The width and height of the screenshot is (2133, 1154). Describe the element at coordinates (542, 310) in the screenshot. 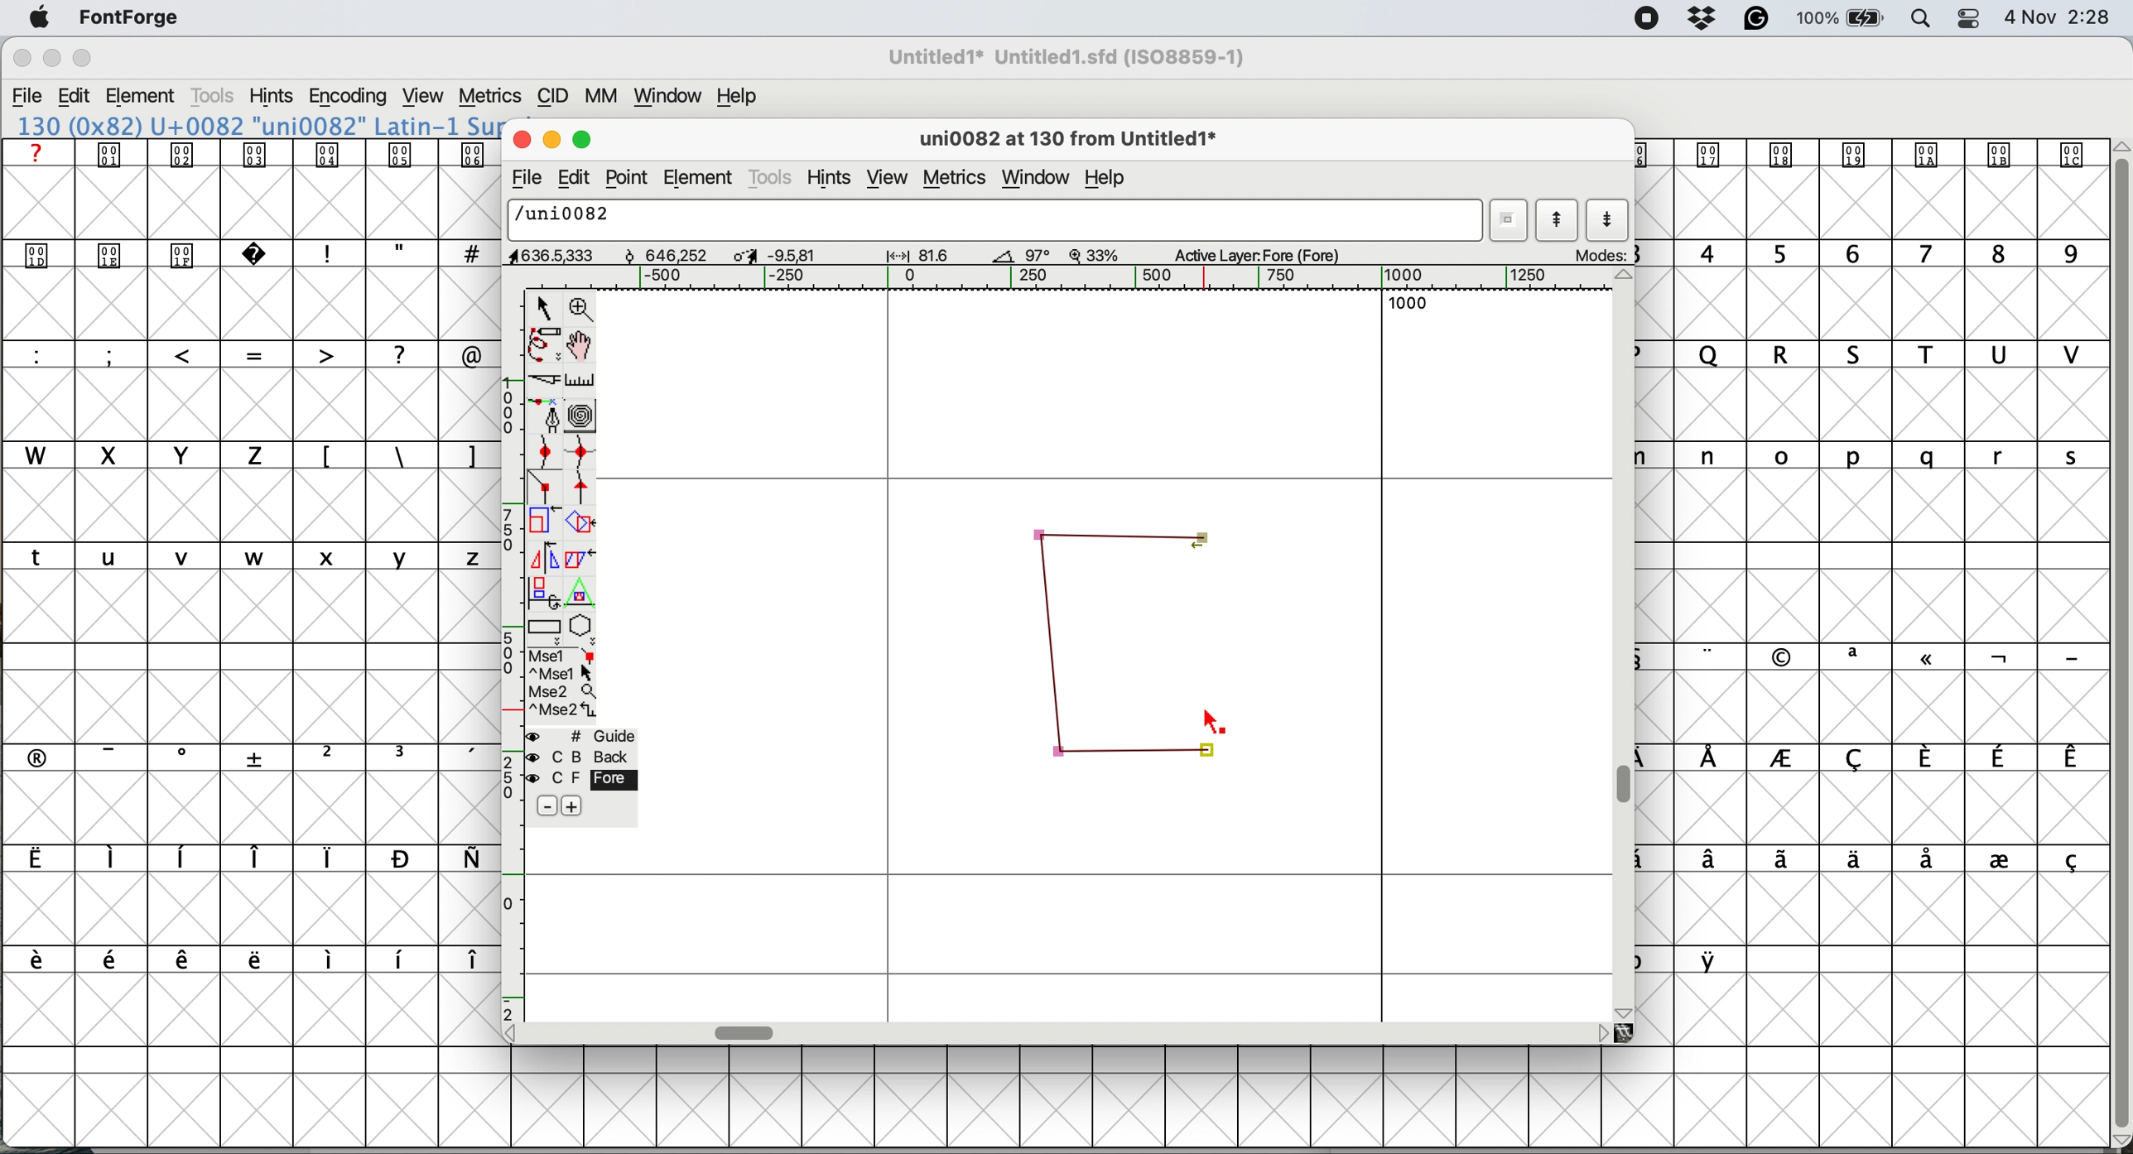

I see `selector` at that location.